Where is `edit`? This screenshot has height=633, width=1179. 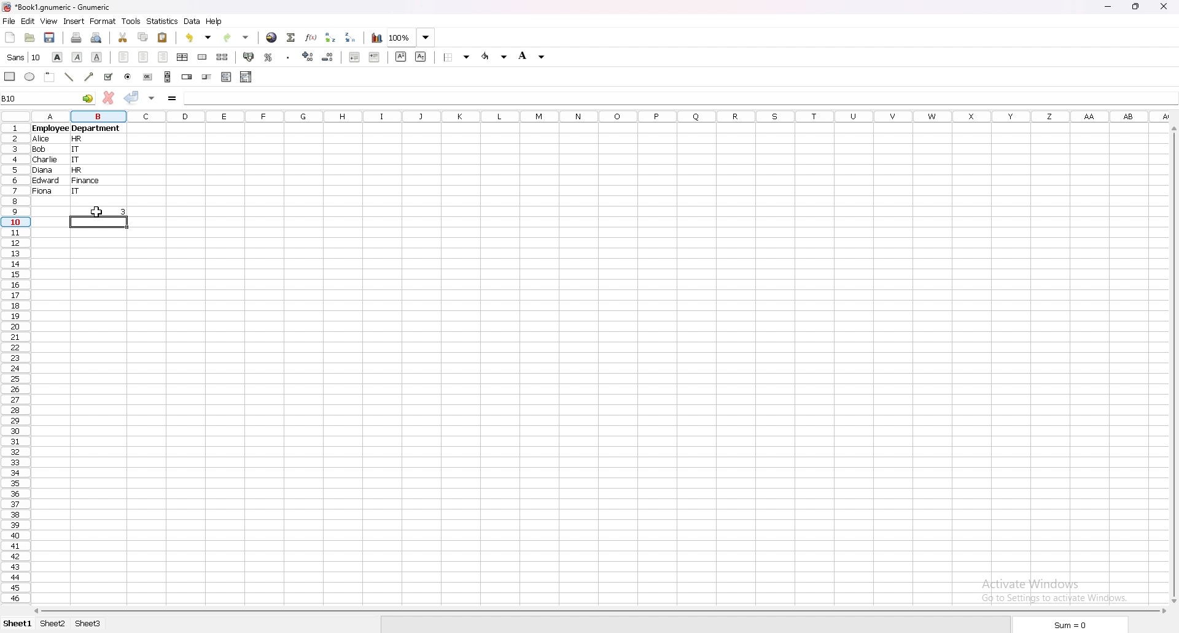
edit is located at coordinates (29, 21).